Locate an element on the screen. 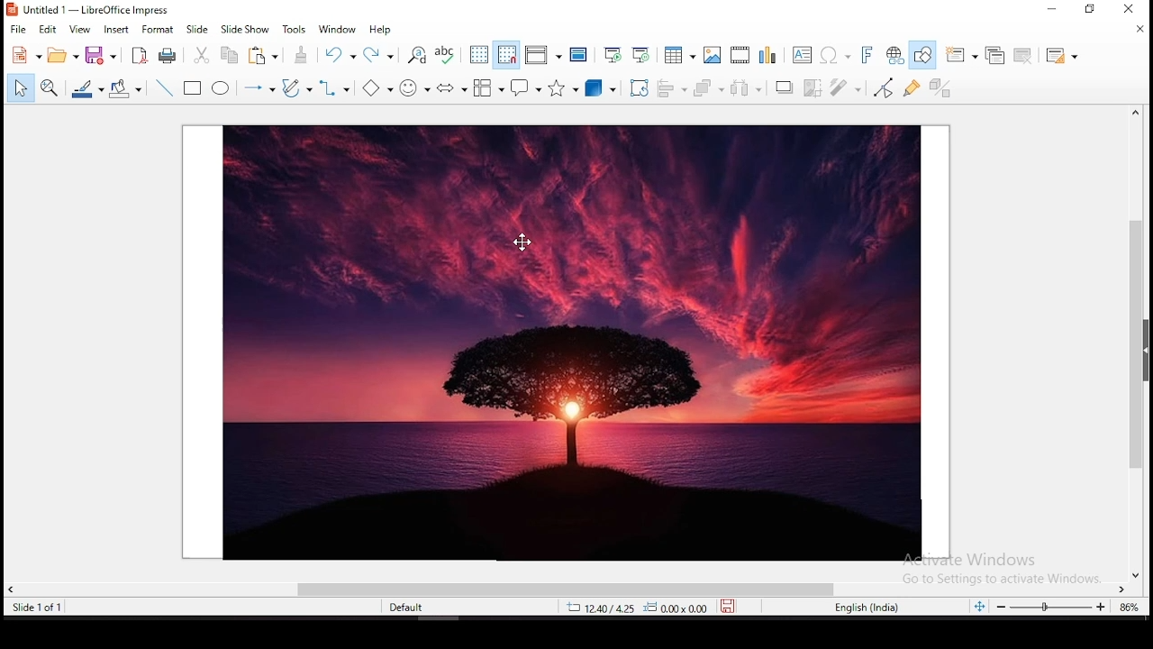 This screenshot has height=649, width=1153. restore is located at coordinates (1092, 11).